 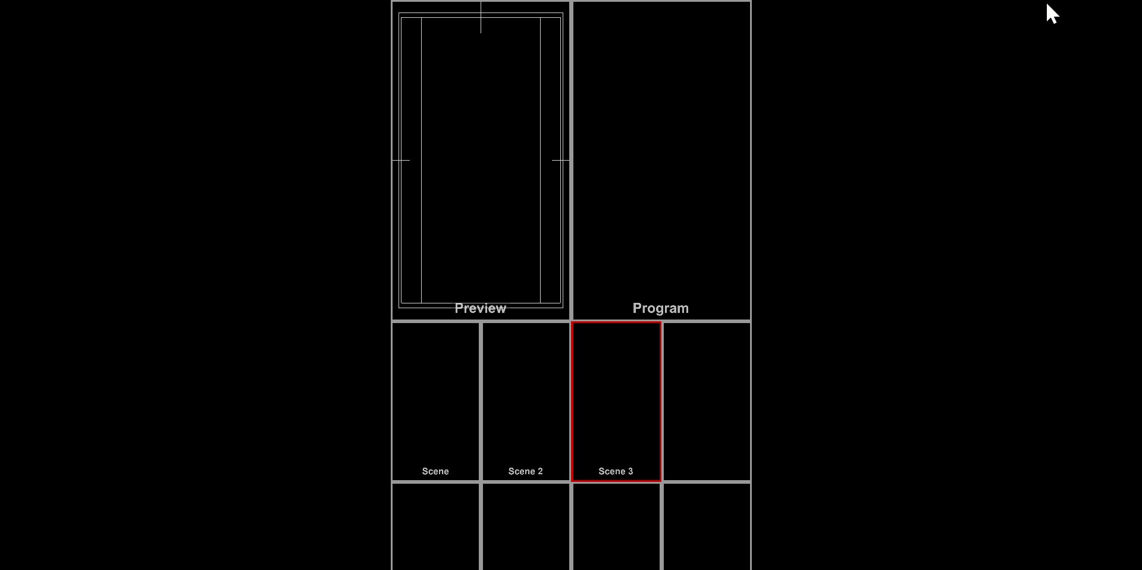 What do you see at coordinates (526, 402) in the screenshot?
I see `Scebe` at bounding box center [526, 402].